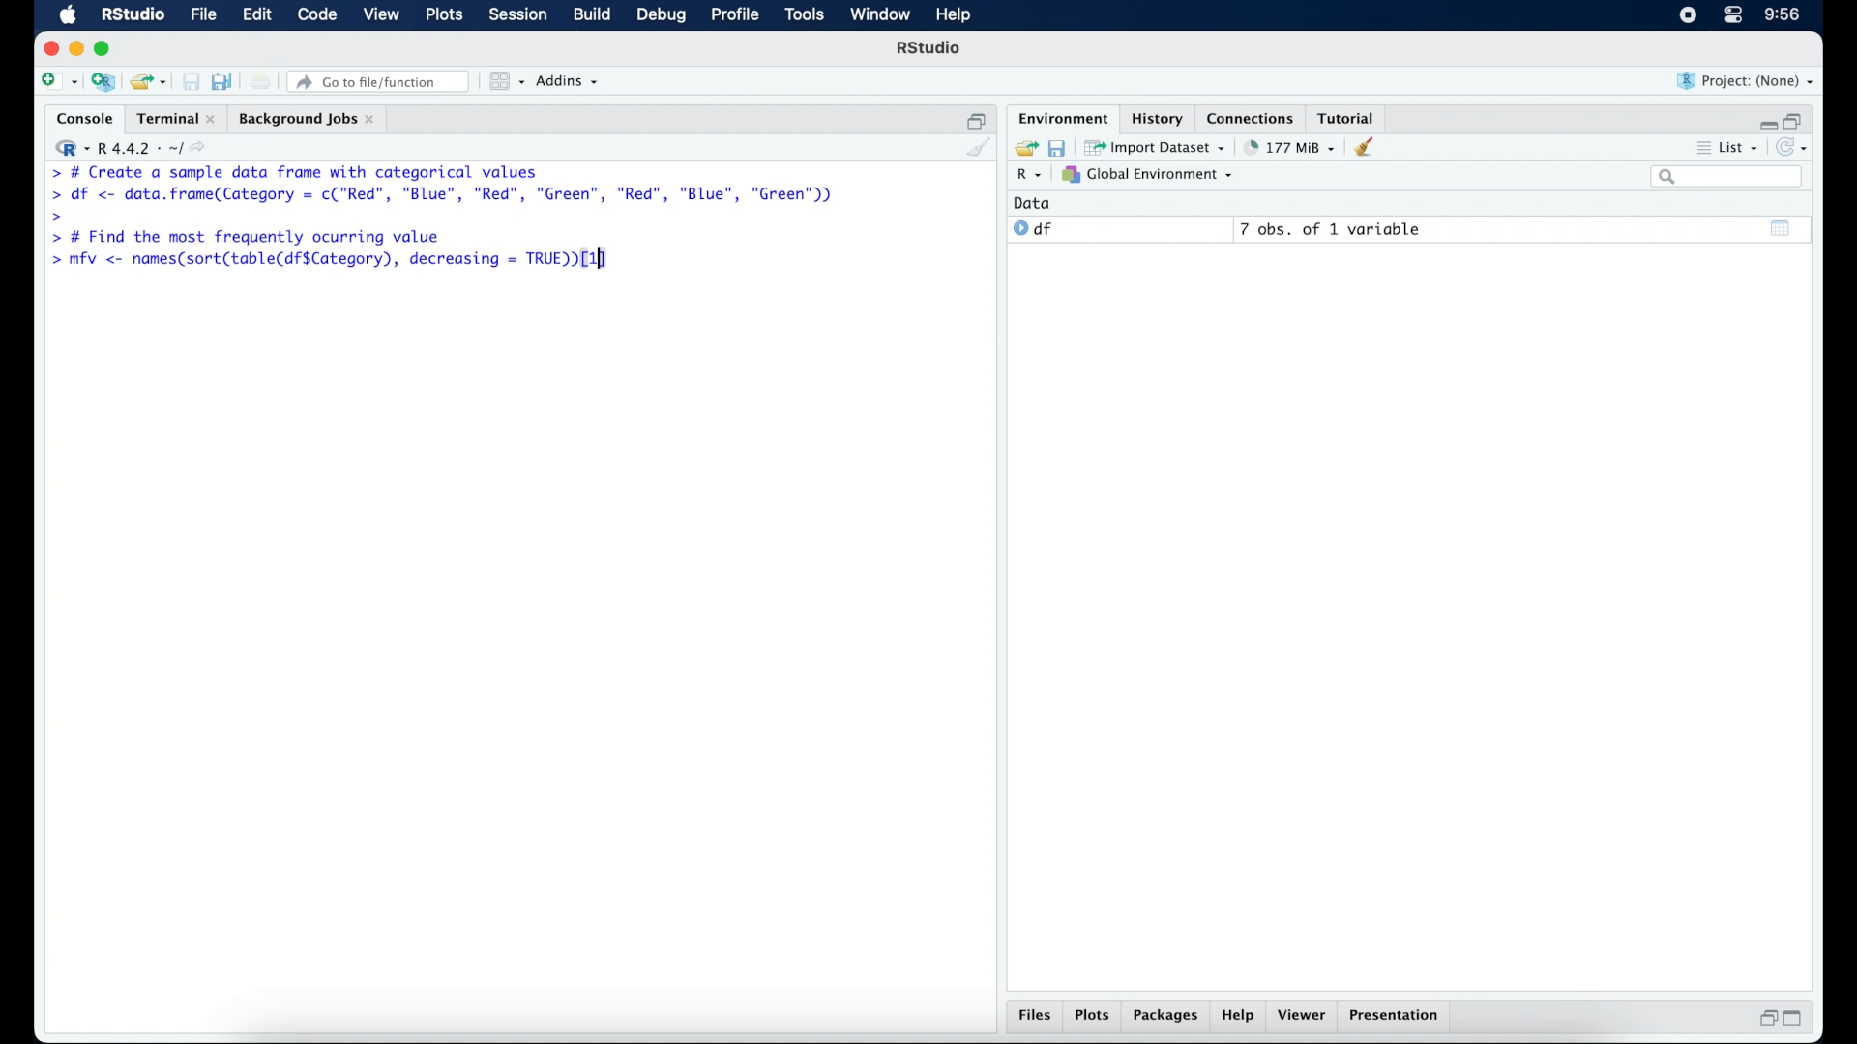 The width and height of the screenshot is (1857, 1044). Describe the element at coordinates (1795, 1021) in the screenshot. I see `maximize` at that location.